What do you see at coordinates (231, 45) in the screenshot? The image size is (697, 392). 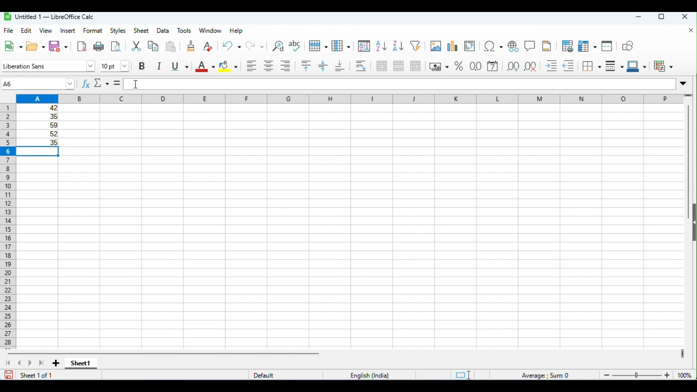 I see `undo` at bounding box center [231, 45].